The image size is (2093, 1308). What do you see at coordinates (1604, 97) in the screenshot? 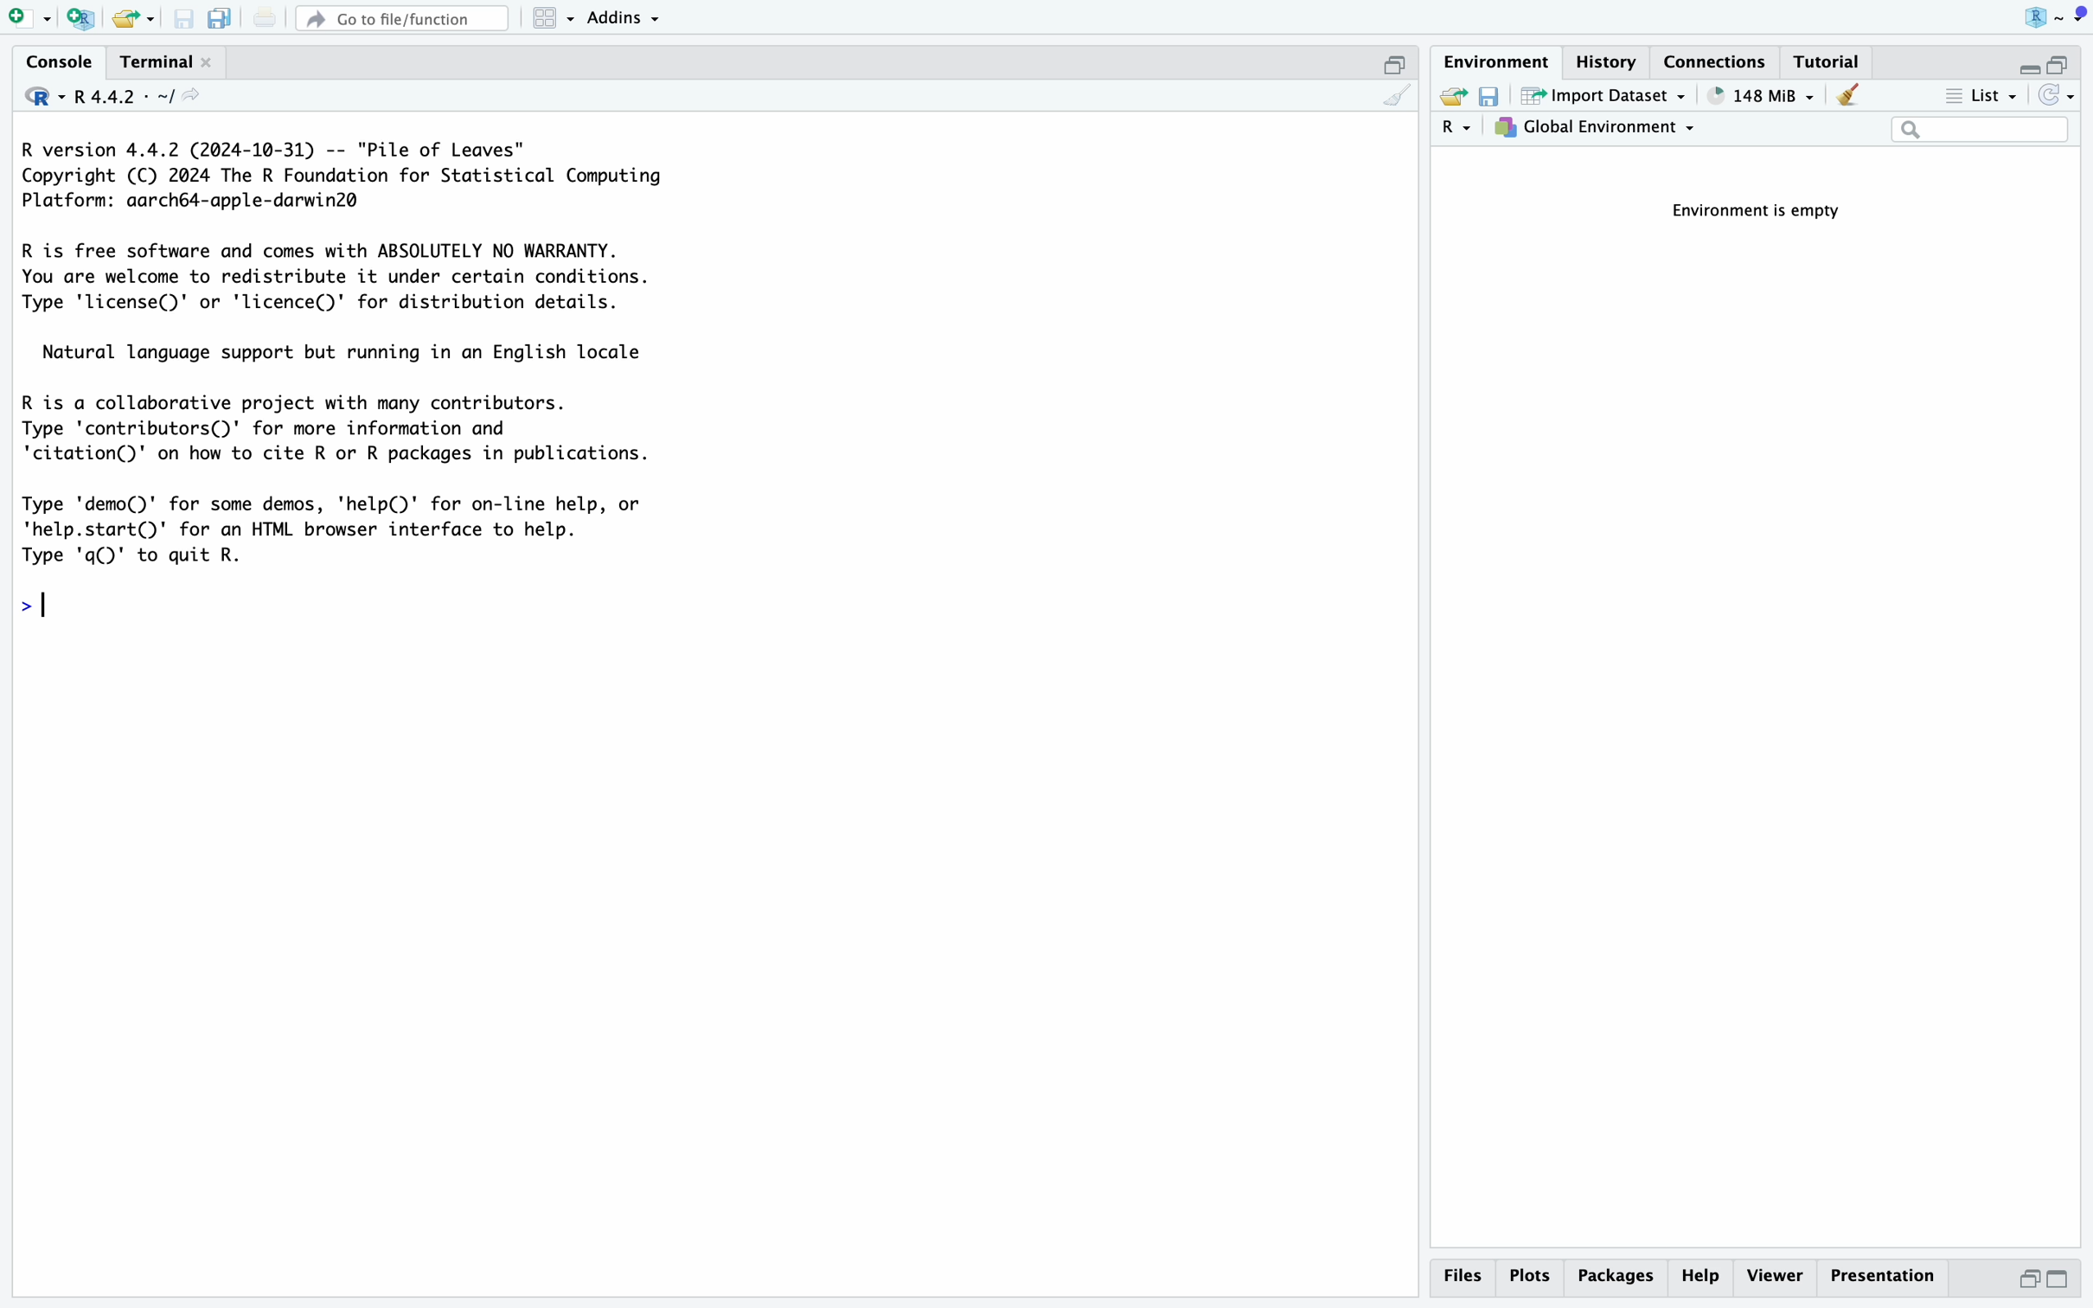
I see `import dataset` at bounding box center [1604, 97].